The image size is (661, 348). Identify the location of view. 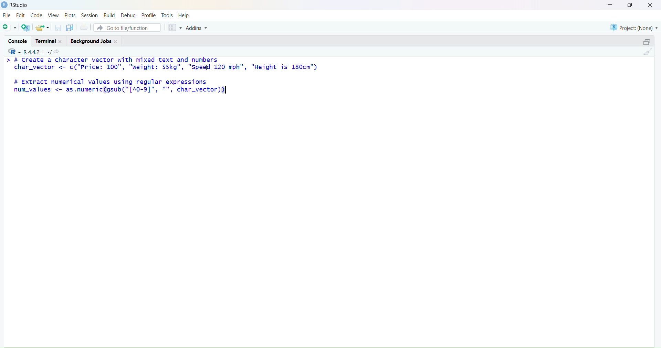
(53, 15).